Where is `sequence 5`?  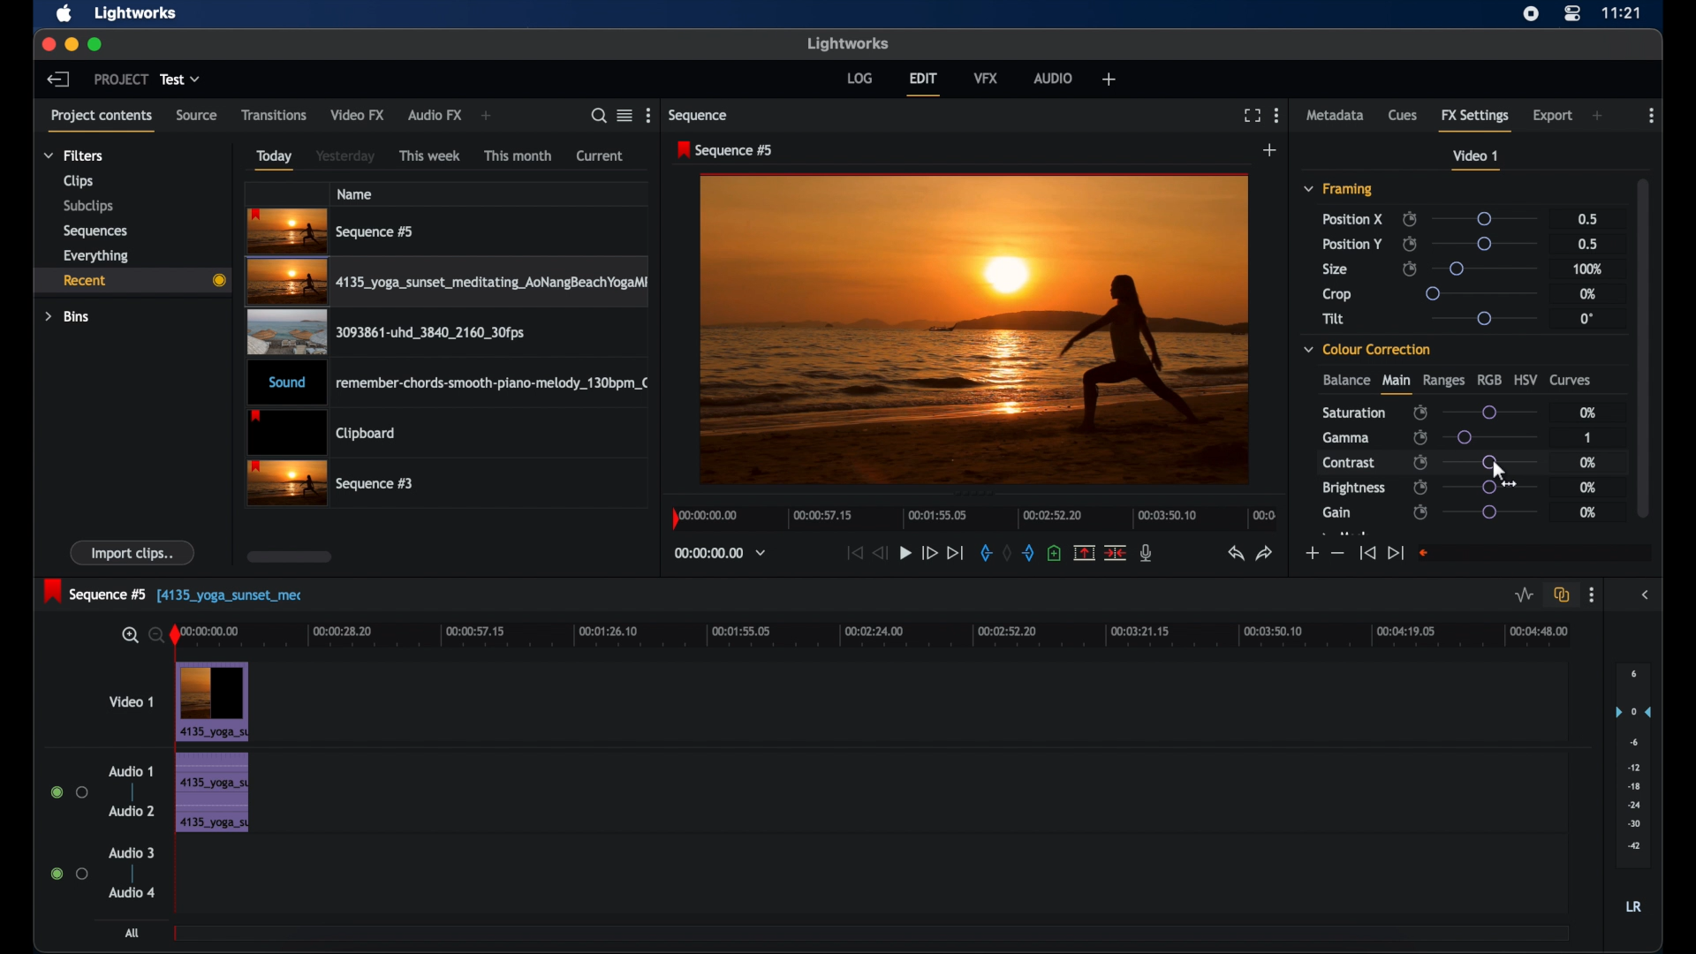 sequence 5 is located at coordinates (173, 593).